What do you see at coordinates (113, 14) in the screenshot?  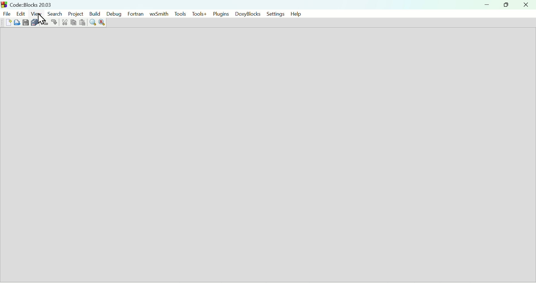 I see `Debug` at bounding box center [113, 14].